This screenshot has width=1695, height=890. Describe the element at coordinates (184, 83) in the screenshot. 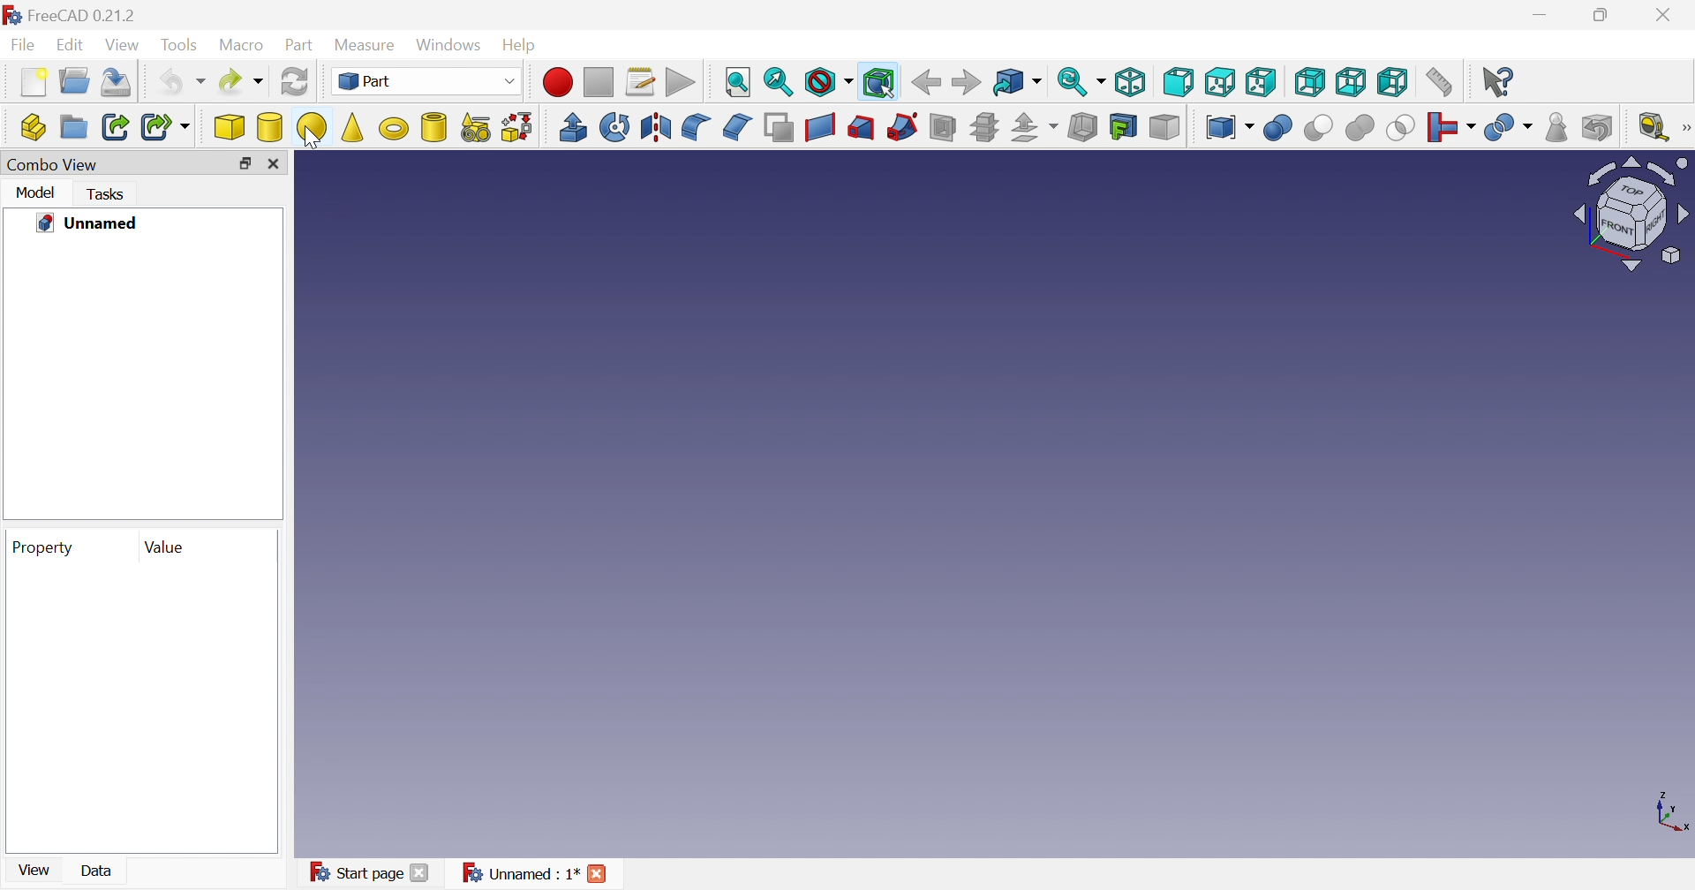

I see `Undo` at that location.